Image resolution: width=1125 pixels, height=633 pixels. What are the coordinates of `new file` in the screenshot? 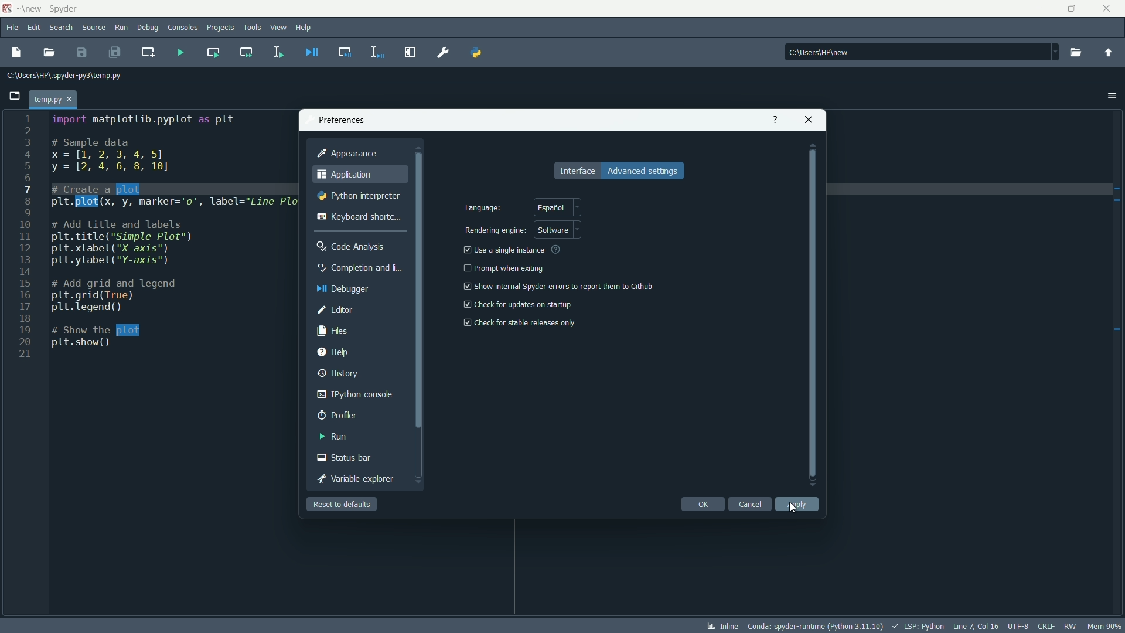 It's located at (16, 53).